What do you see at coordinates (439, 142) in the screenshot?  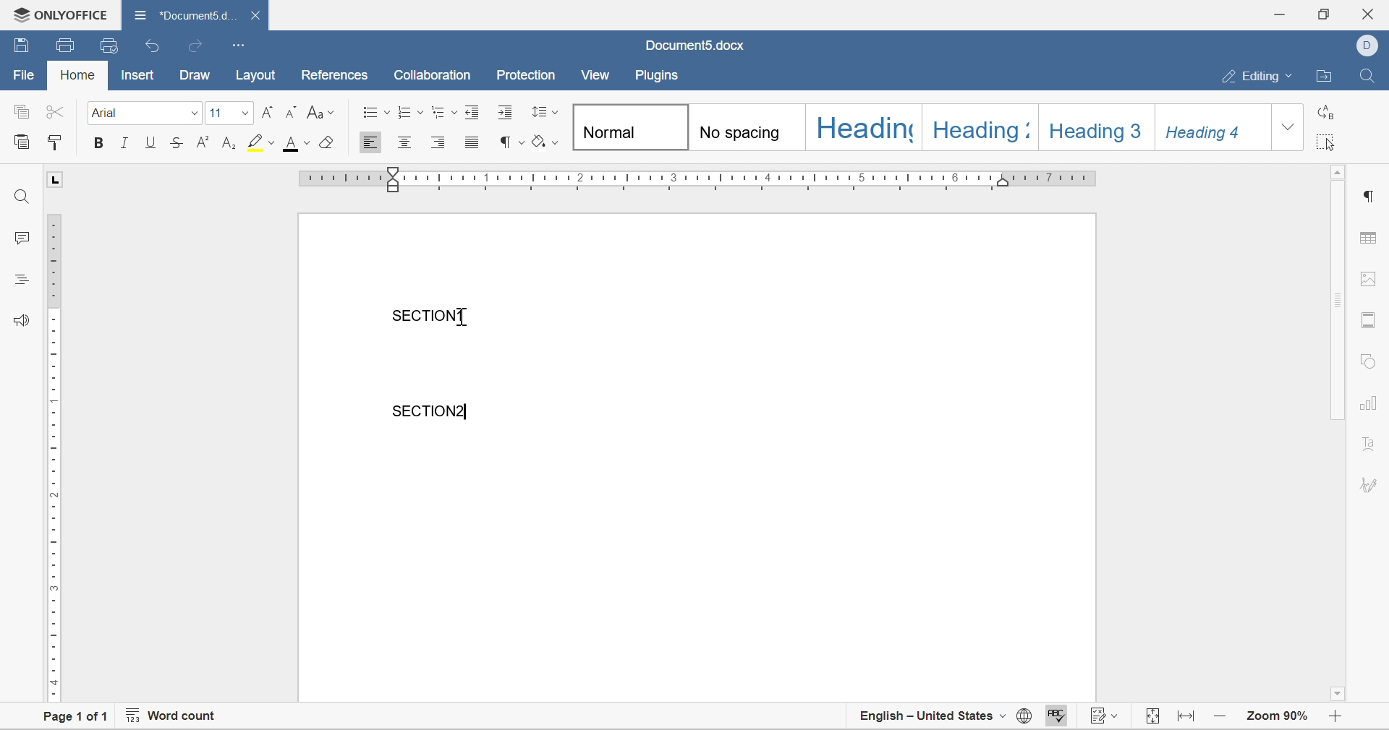 I see `Align Right` at bounding box center [439, 142].